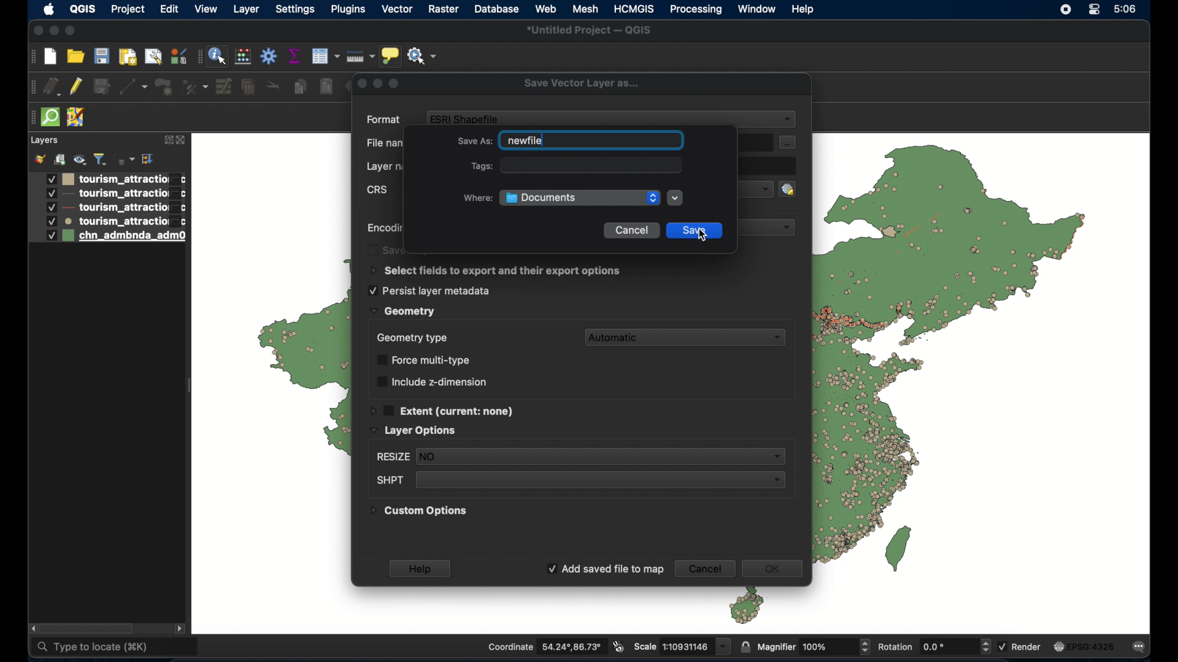  I want to click on layer name, so click(388, 167).